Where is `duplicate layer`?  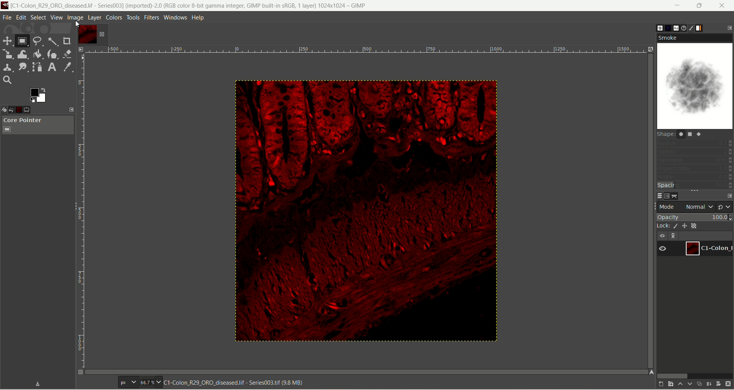
duplicate layer is located at coordinates (699, 385).